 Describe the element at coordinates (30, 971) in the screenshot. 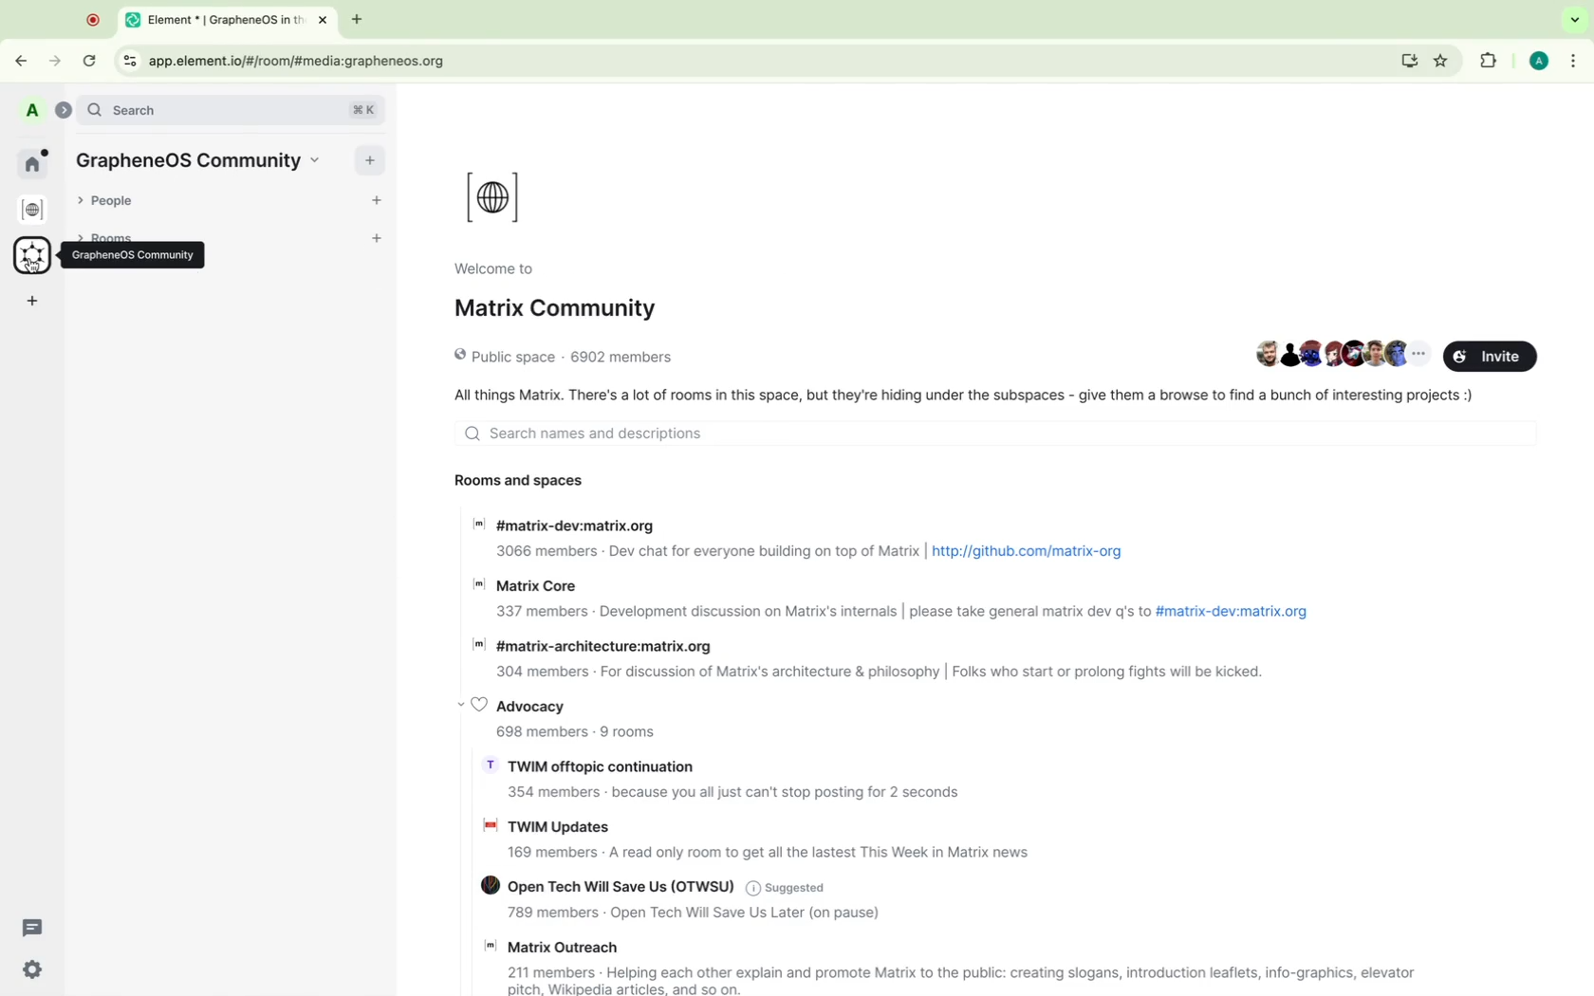

I see `quick settings` at that location.